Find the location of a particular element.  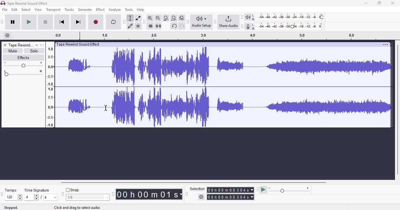

undo is located at coordinates (174, 26).